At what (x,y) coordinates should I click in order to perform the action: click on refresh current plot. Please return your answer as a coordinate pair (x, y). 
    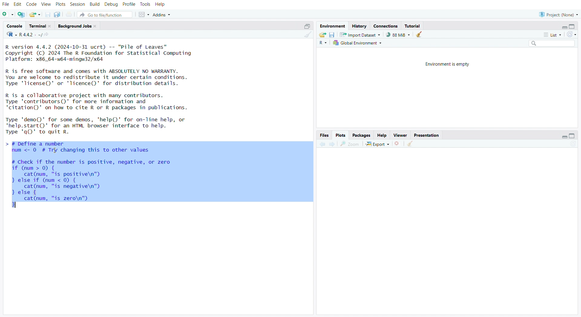
    Looking at the image, I should click on (573, 145).